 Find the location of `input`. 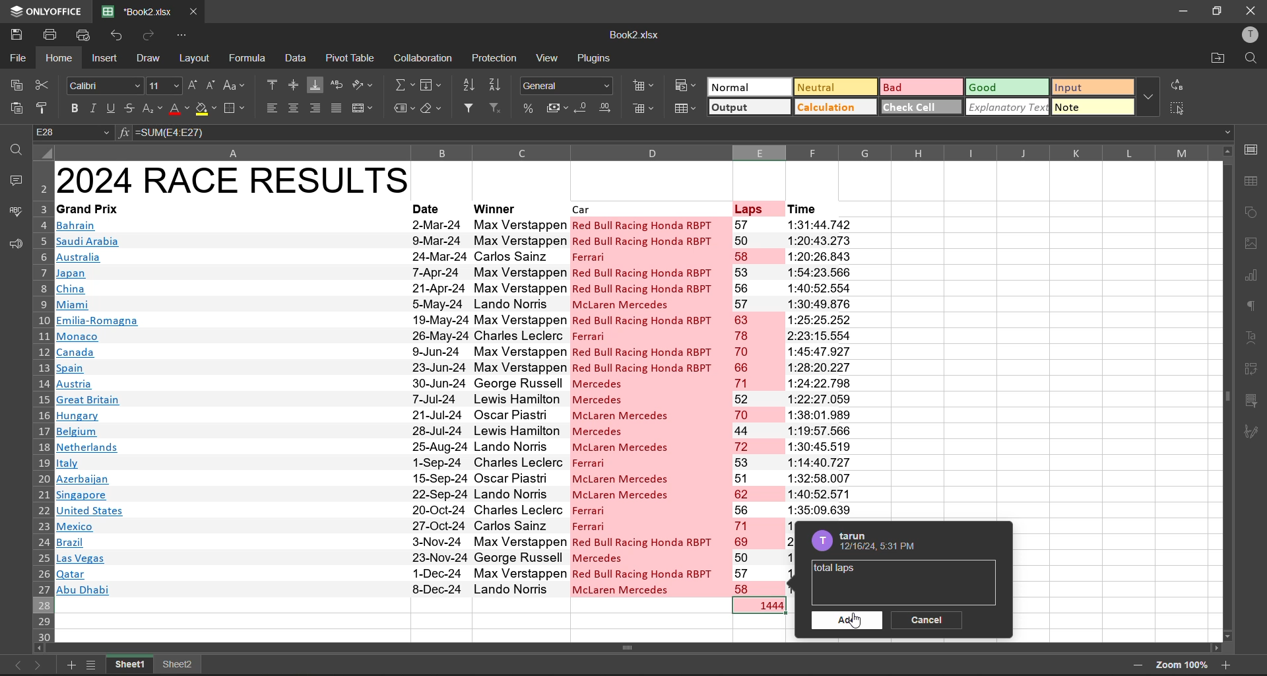

input is located at coordinates (1090, 88).